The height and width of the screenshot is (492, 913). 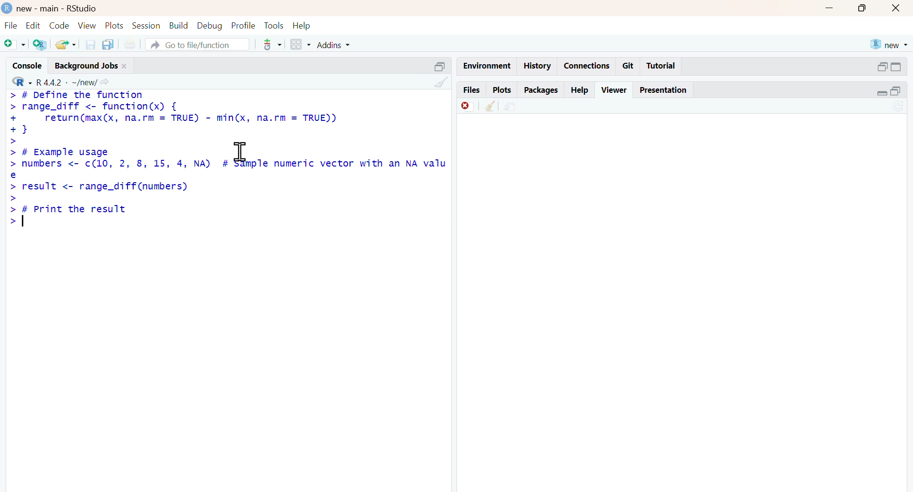 I want to click on code, so click(x=60, y=26).